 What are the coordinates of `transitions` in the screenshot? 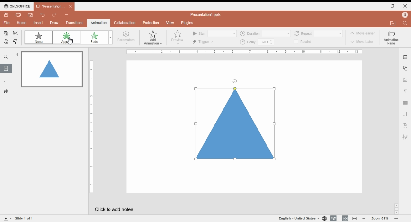 It's located at (75, 23).